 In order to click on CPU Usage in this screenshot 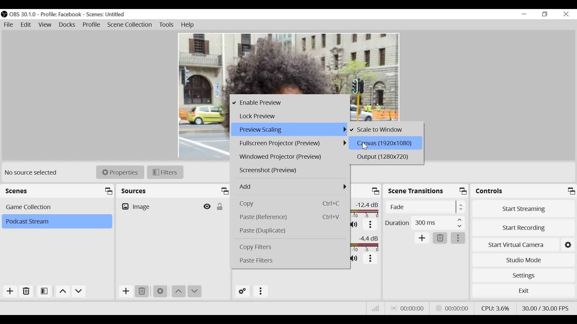, I will do `click(496, 308)`.